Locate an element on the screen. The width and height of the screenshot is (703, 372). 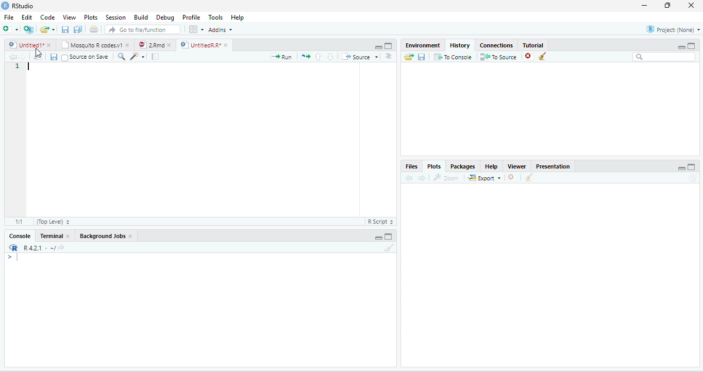
R 4.2.1 . ~/ is located at coordinates (39, 248).